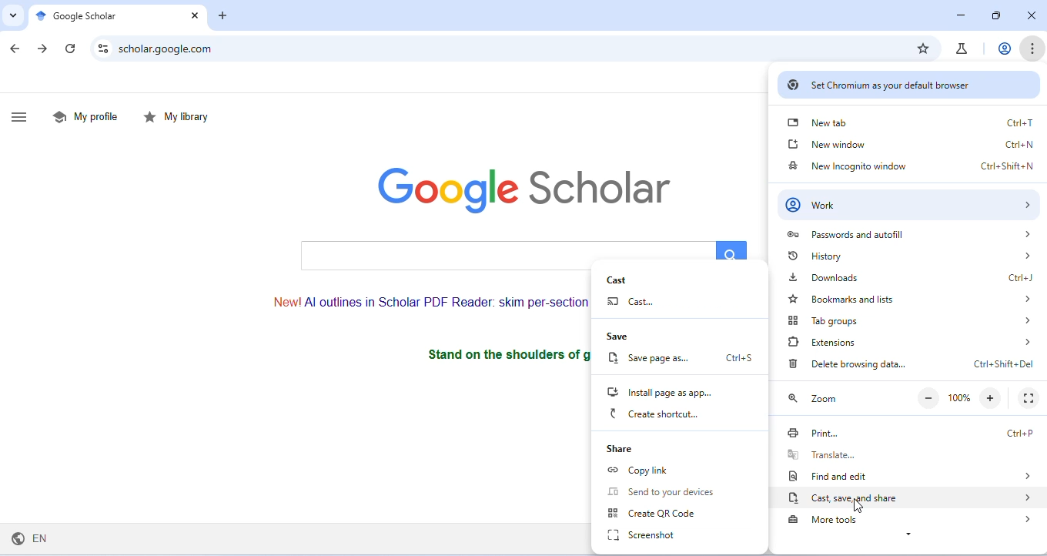 This screenshot has height=556, width=1047. I want to click on go forward, so click(43, 50).